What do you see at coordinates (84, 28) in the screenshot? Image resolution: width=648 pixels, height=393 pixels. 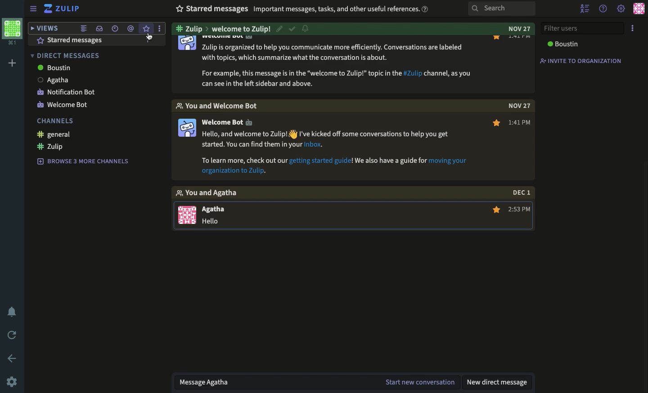 I see `combined feed` at bounding box center [84, 28].